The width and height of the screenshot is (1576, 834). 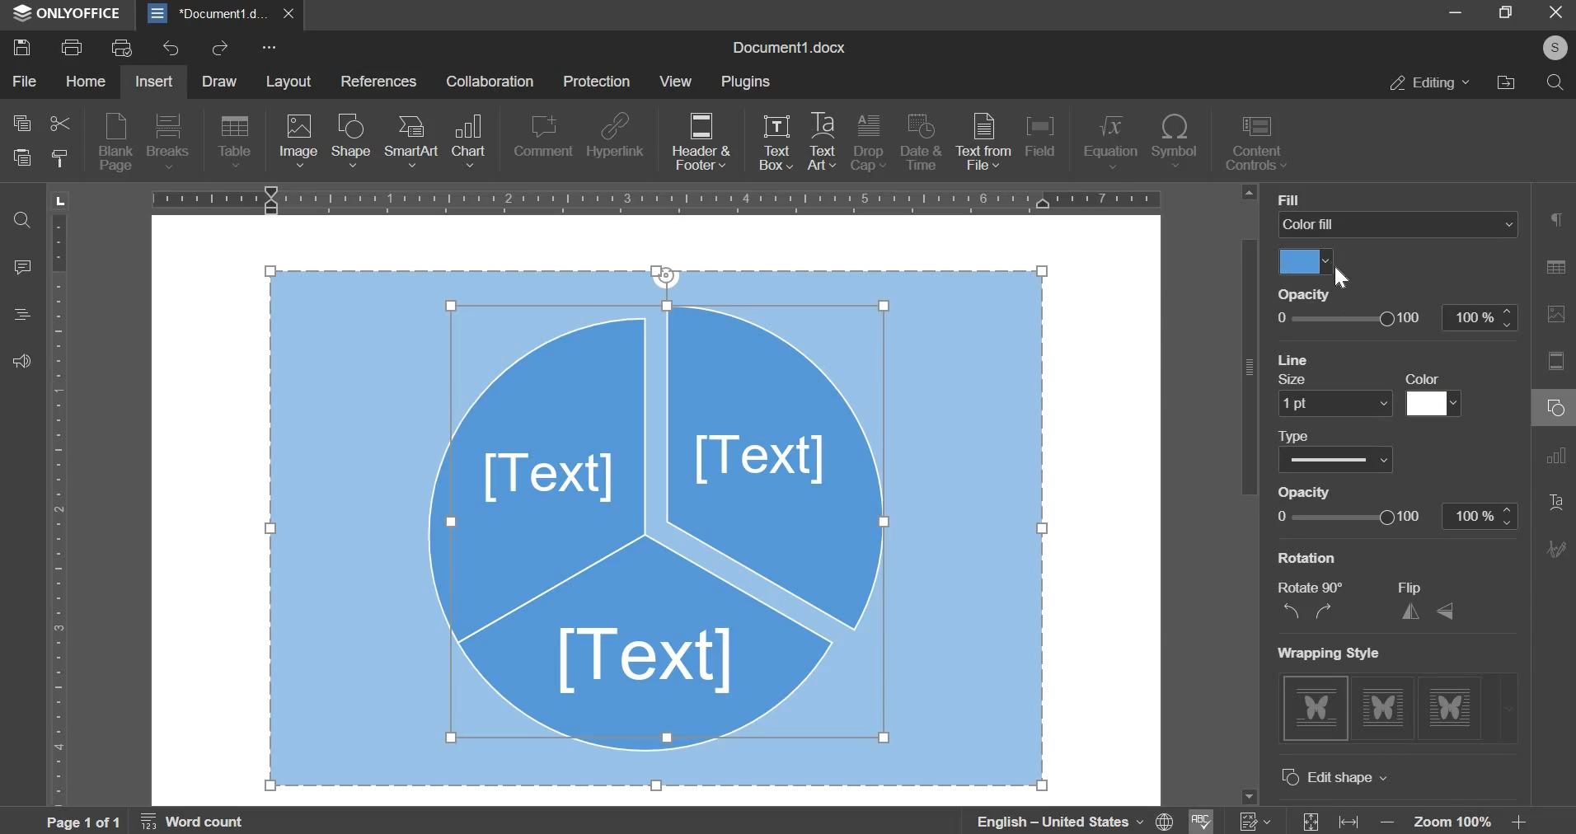 What do you see at coordinates (382, 83) in the screenshot?
I see `references` at bounding box center [382, 83].